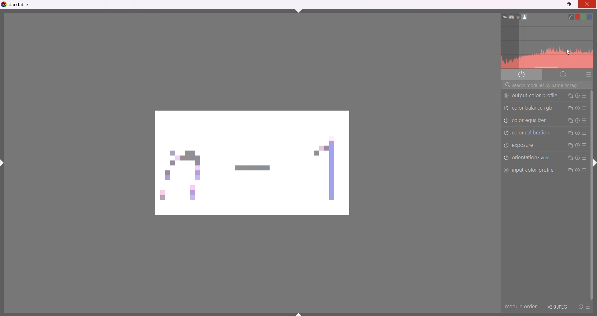 The width and height of the screenshot is (597, 316). I want to click on linear, so click(571, 16).